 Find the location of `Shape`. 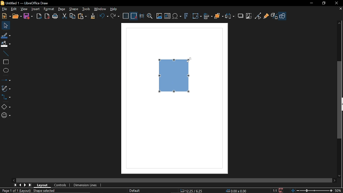

Shape is located at coordinates (73, 10).